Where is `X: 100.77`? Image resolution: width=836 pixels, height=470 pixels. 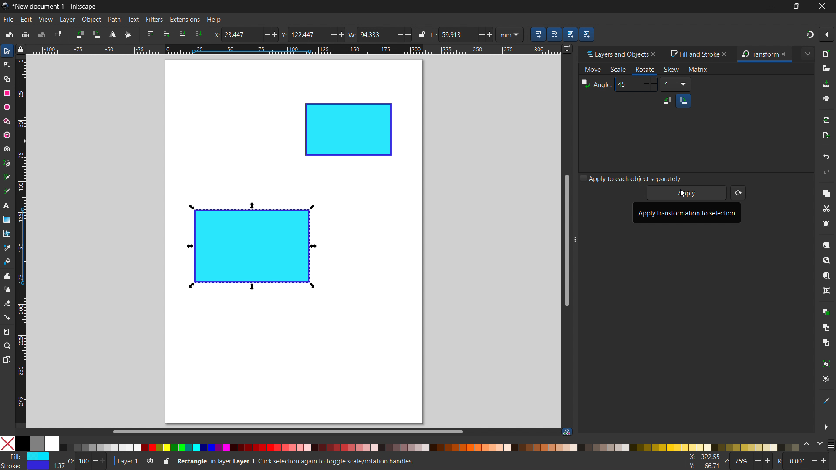 X: 100.77 is located at coordinates (702, 457).